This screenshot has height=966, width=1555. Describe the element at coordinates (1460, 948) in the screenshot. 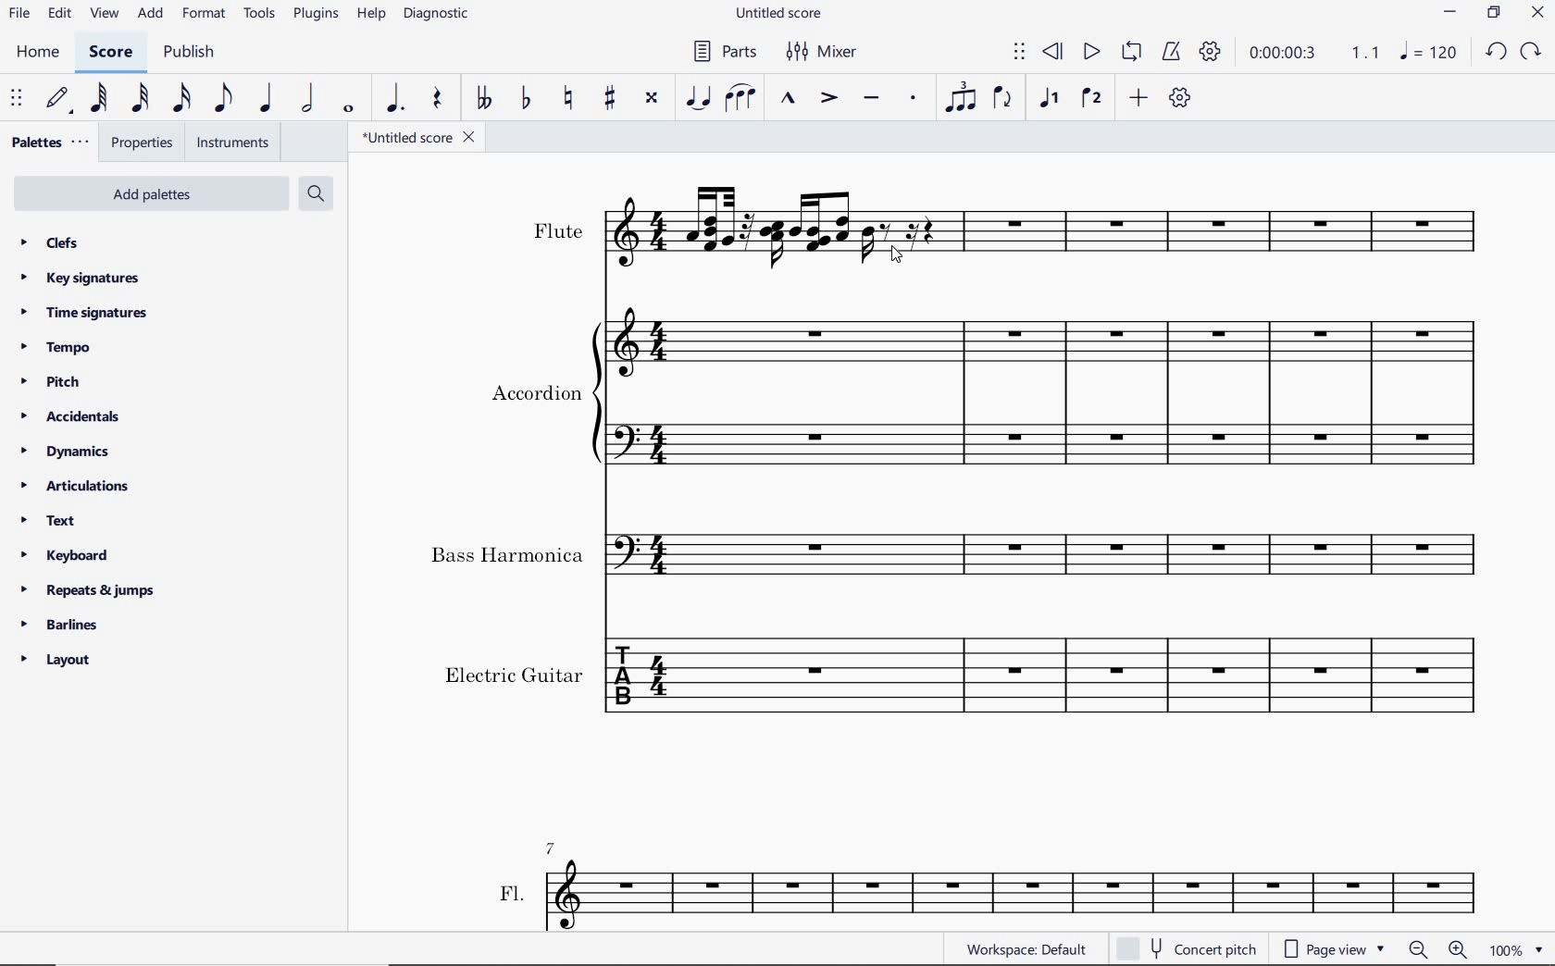

I see `ZOOM IN` at that location.